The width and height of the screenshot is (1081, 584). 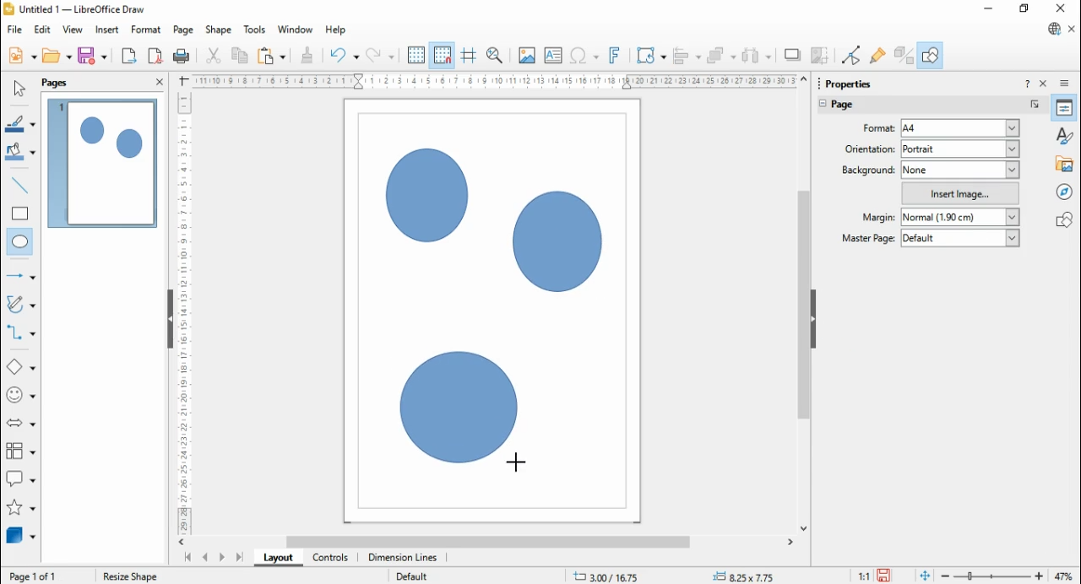 I want to click on open, so click(x=57, y=56).